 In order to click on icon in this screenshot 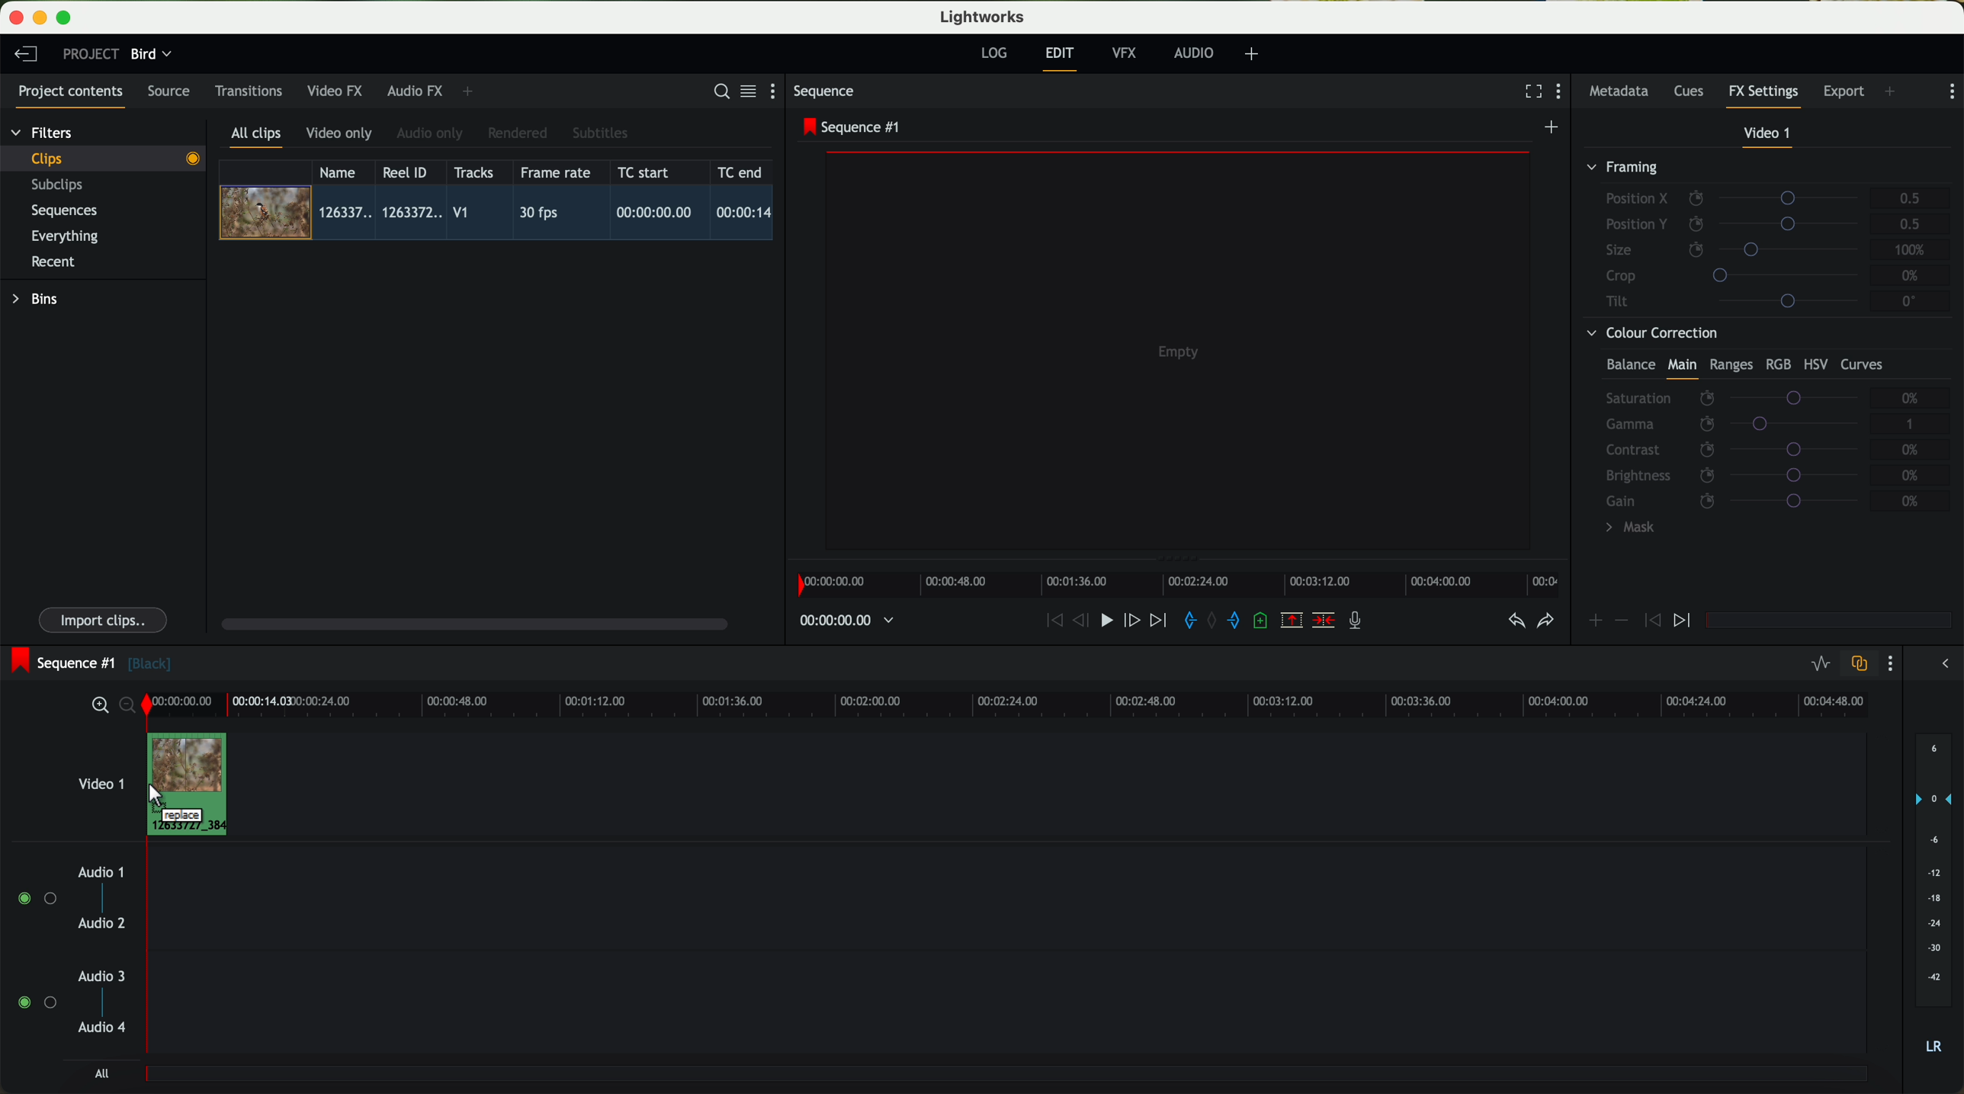, I will do `click(1594, 622)`.